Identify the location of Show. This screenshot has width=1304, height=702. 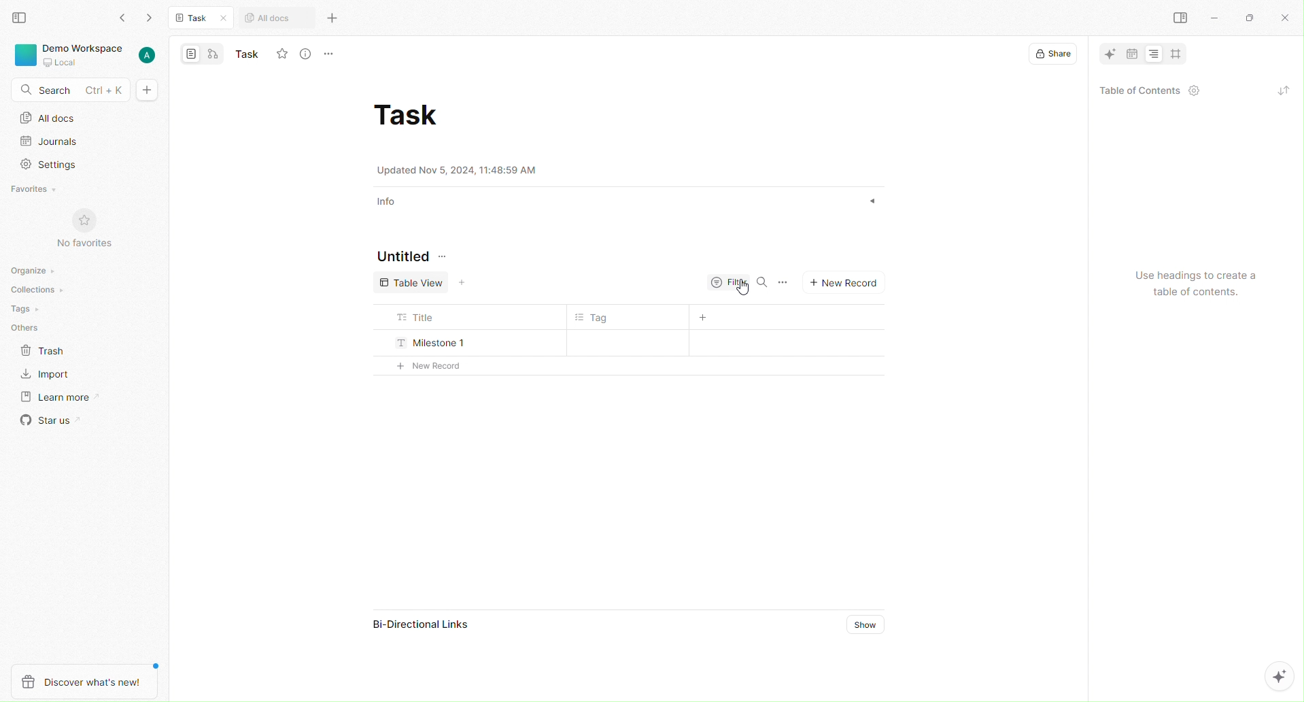
(857, 624).